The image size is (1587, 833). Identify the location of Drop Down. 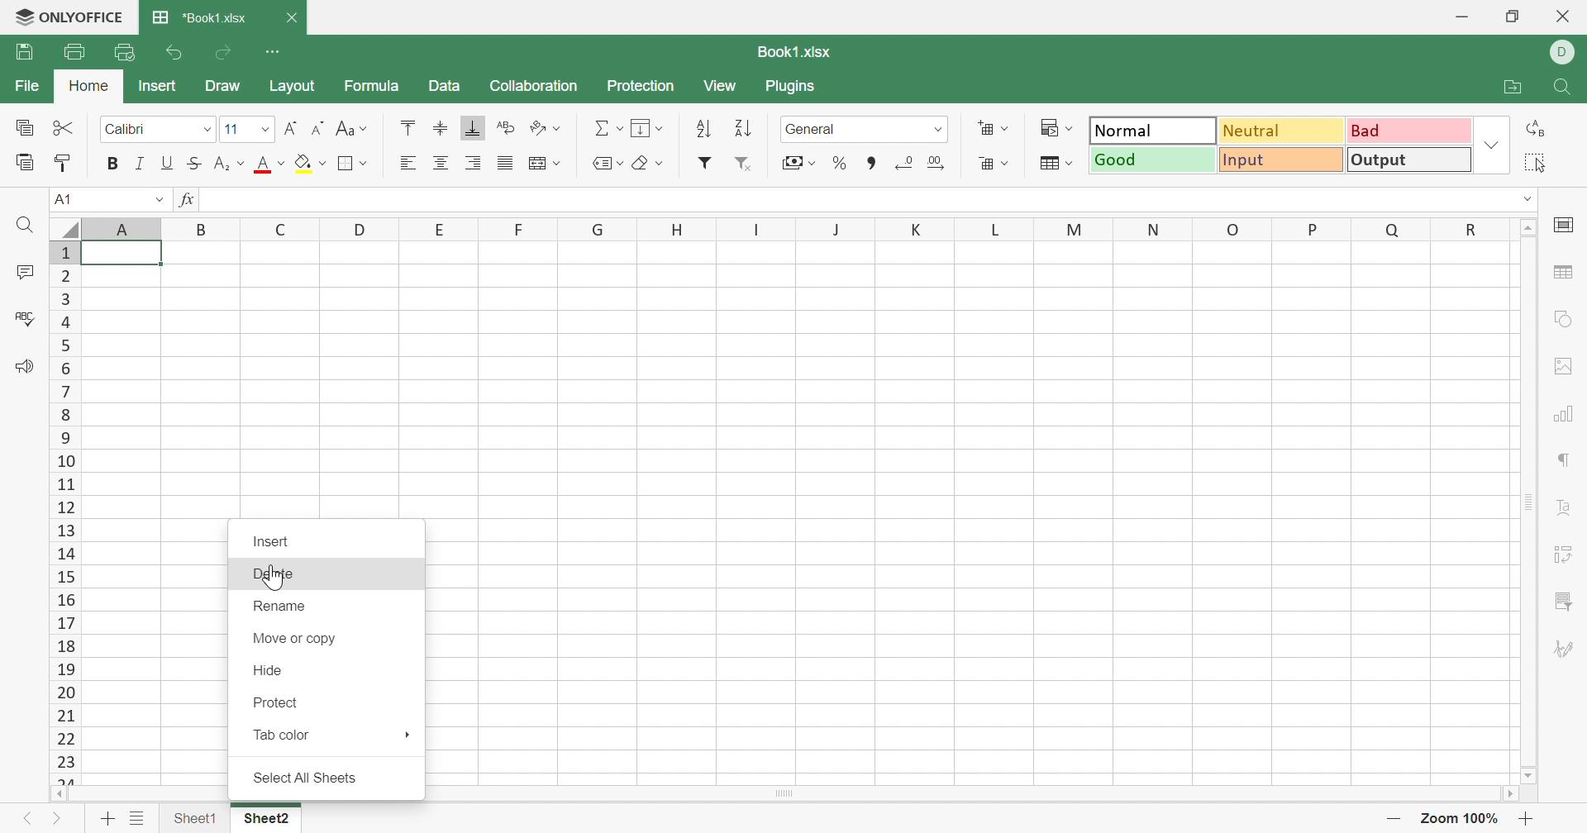
(662, 128).